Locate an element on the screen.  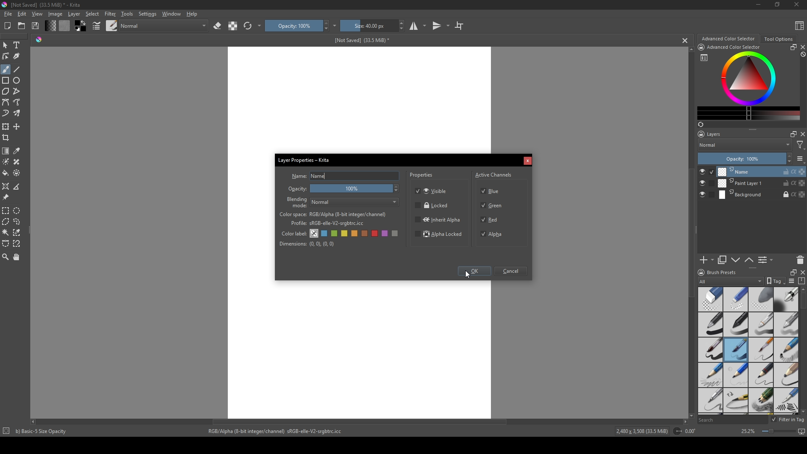
standard eraser is located at coordinates (710, 299).